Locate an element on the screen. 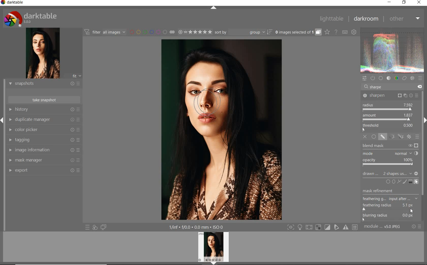 Image resolution: width=427 pixels, height=265 pixels. effect is located at coordinates (412, 78).